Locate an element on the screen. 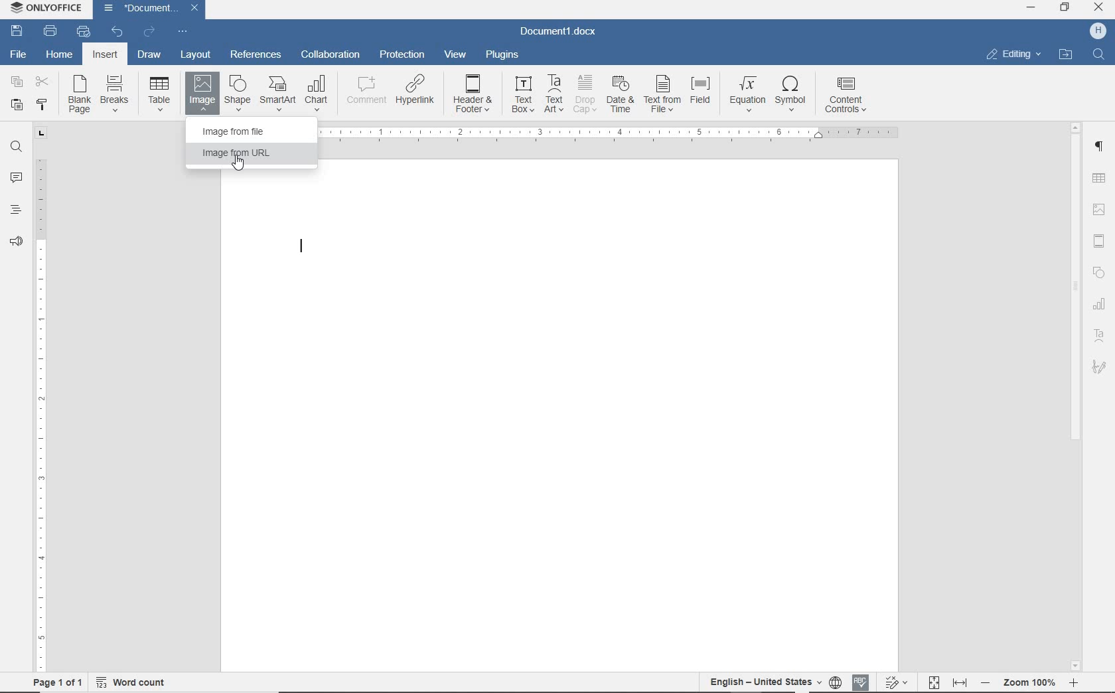 The image size is (1115, 693). collaboration is located at coordinates (331, 54).